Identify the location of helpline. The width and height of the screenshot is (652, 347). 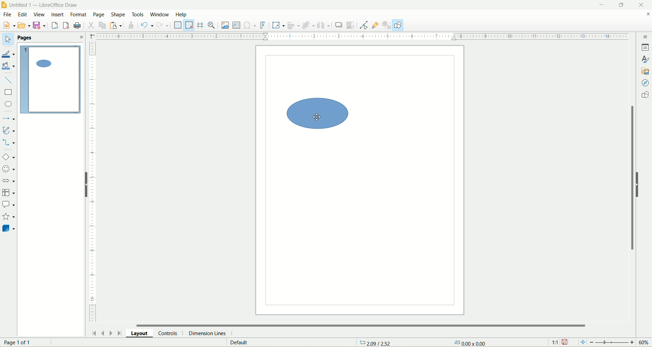
(201, 26).